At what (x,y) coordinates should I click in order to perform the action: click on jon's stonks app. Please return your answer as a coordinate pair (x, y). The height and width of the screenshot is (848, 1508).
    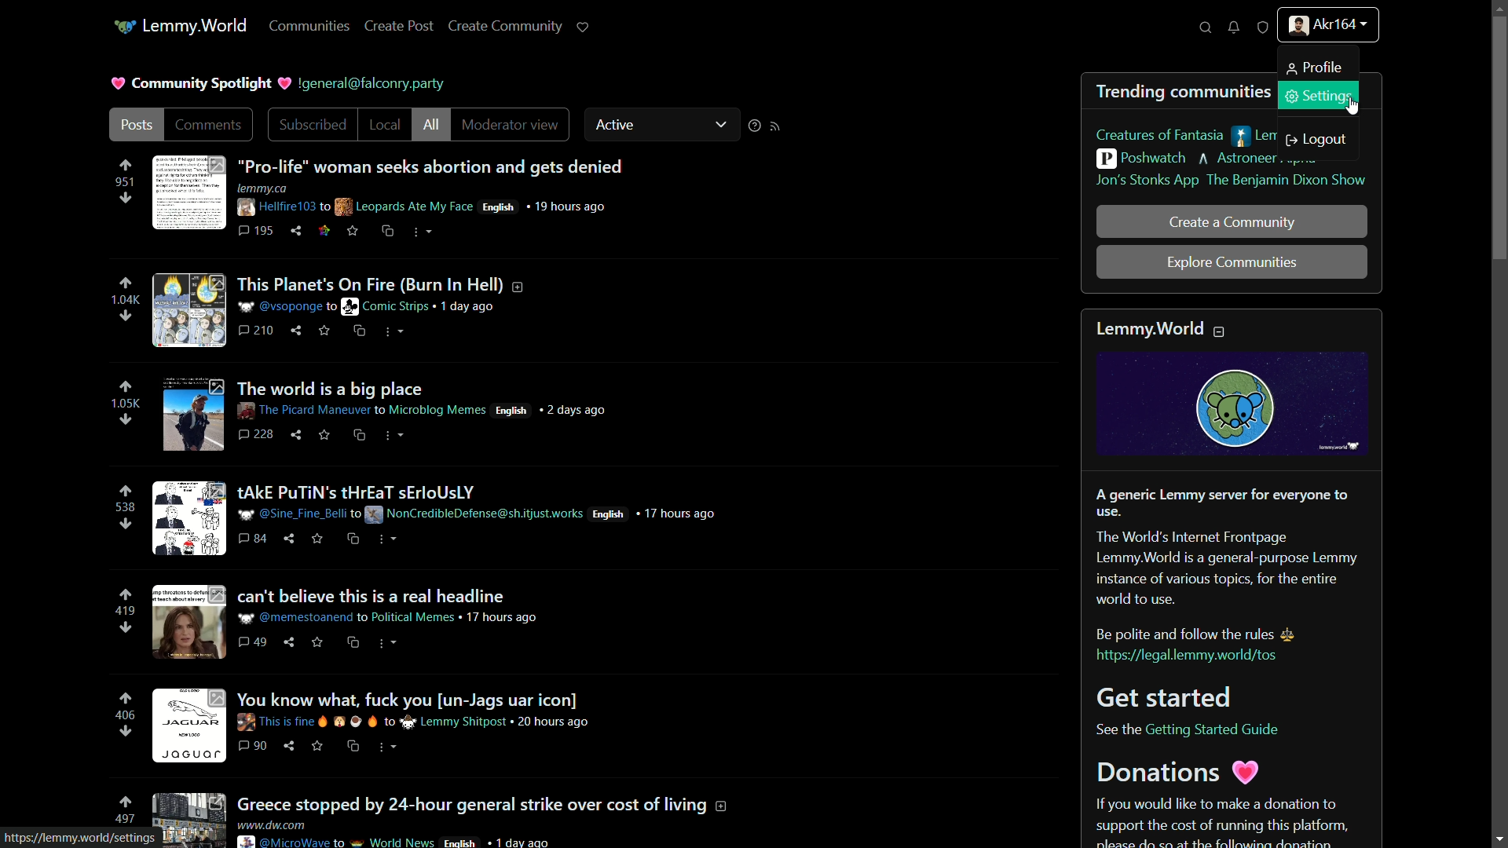
    Looking at the image, I should click on (1147, 181).